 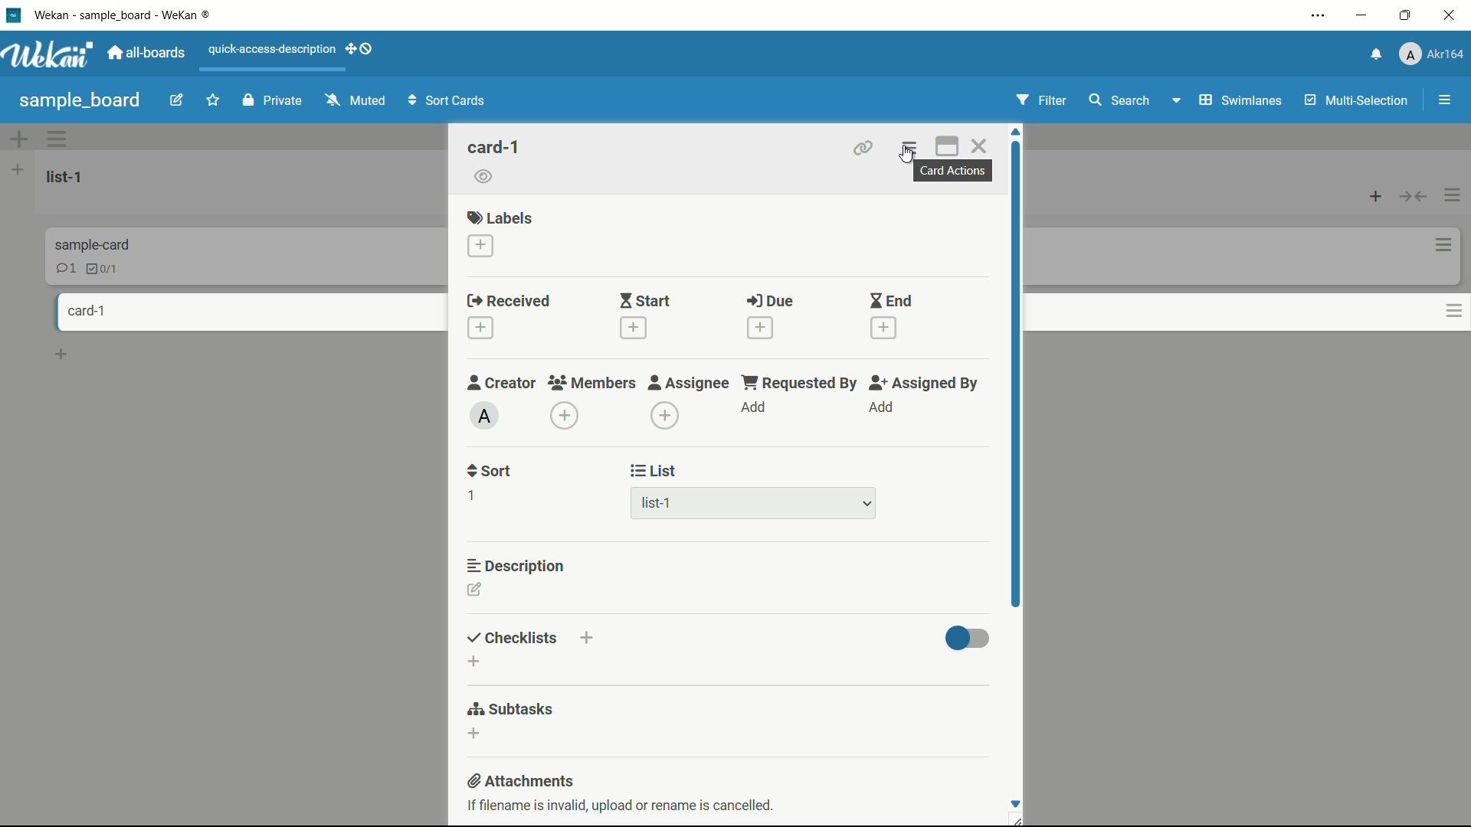 What do you see at coordinates (508, 301) in the screenshot?
I see `received` at bounding box center [508, 301].